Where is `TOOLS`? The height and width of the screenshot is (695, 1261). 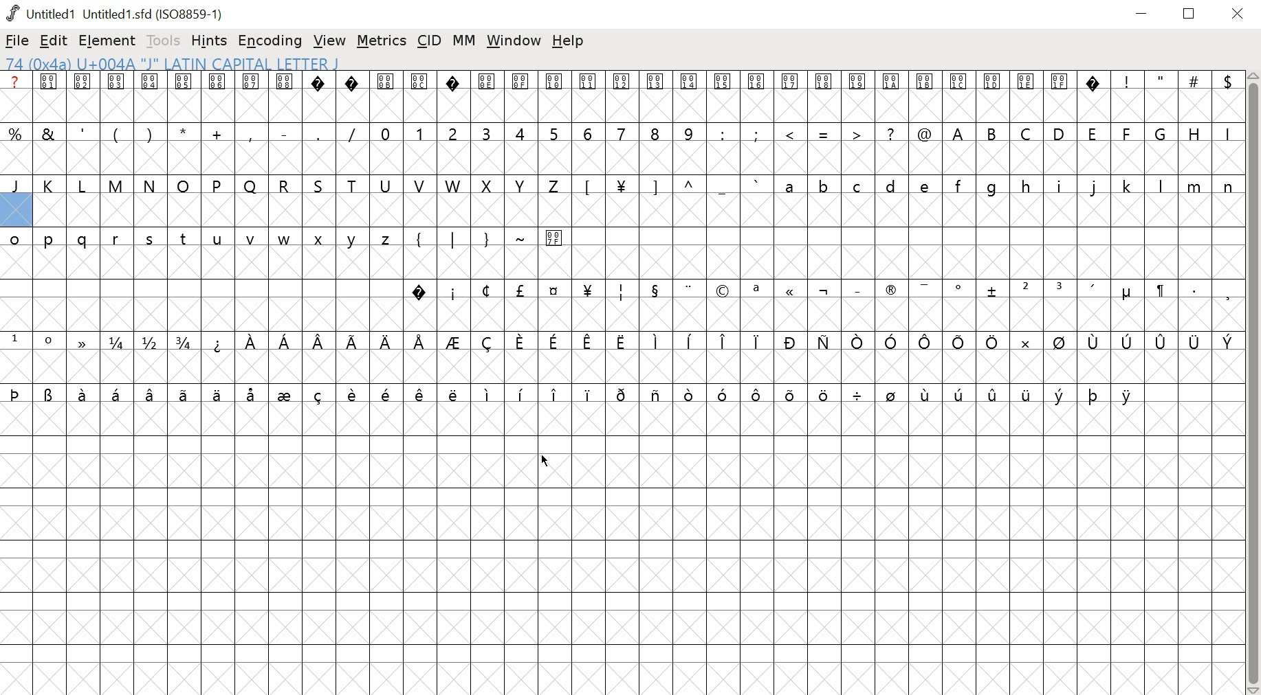 TOOLS is located at coordinates (165, 41).